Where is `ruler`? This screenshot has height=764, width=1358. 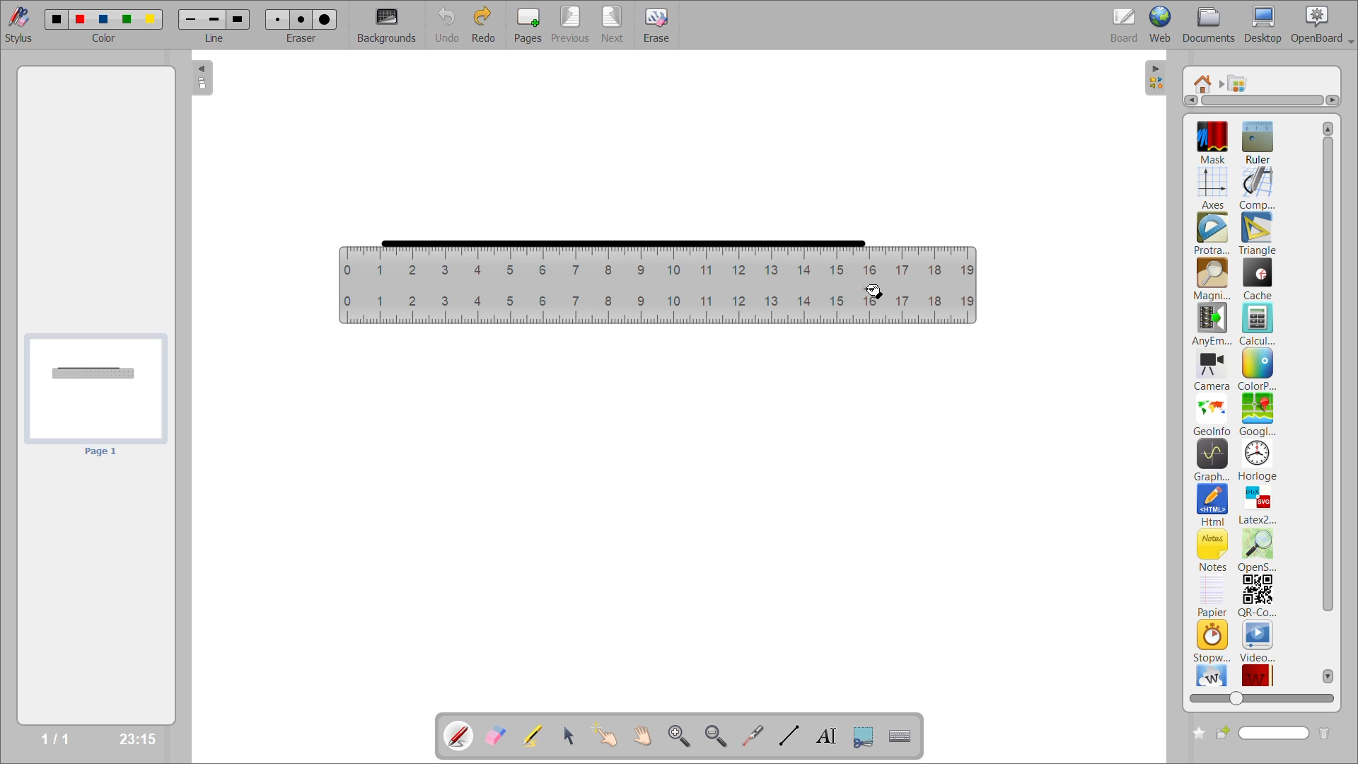
ruler is located at coordinates (1256, 141).